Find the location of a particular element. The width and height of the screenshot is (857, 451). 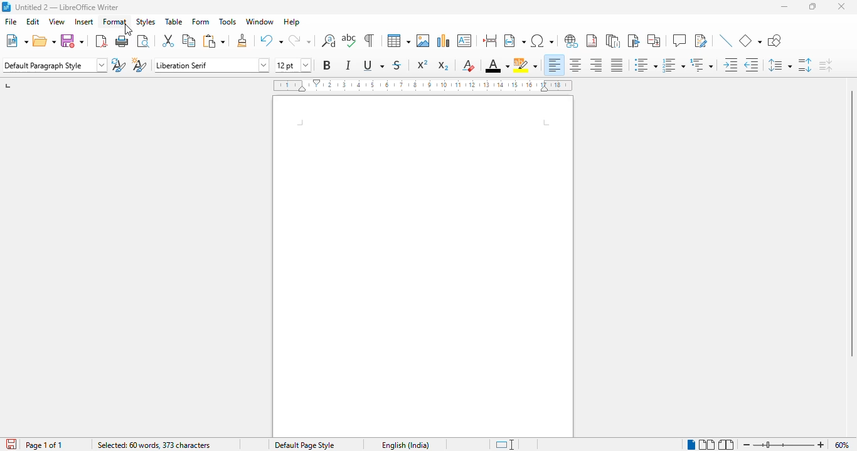

show draw changes functions is located at coordinates (700, 40).